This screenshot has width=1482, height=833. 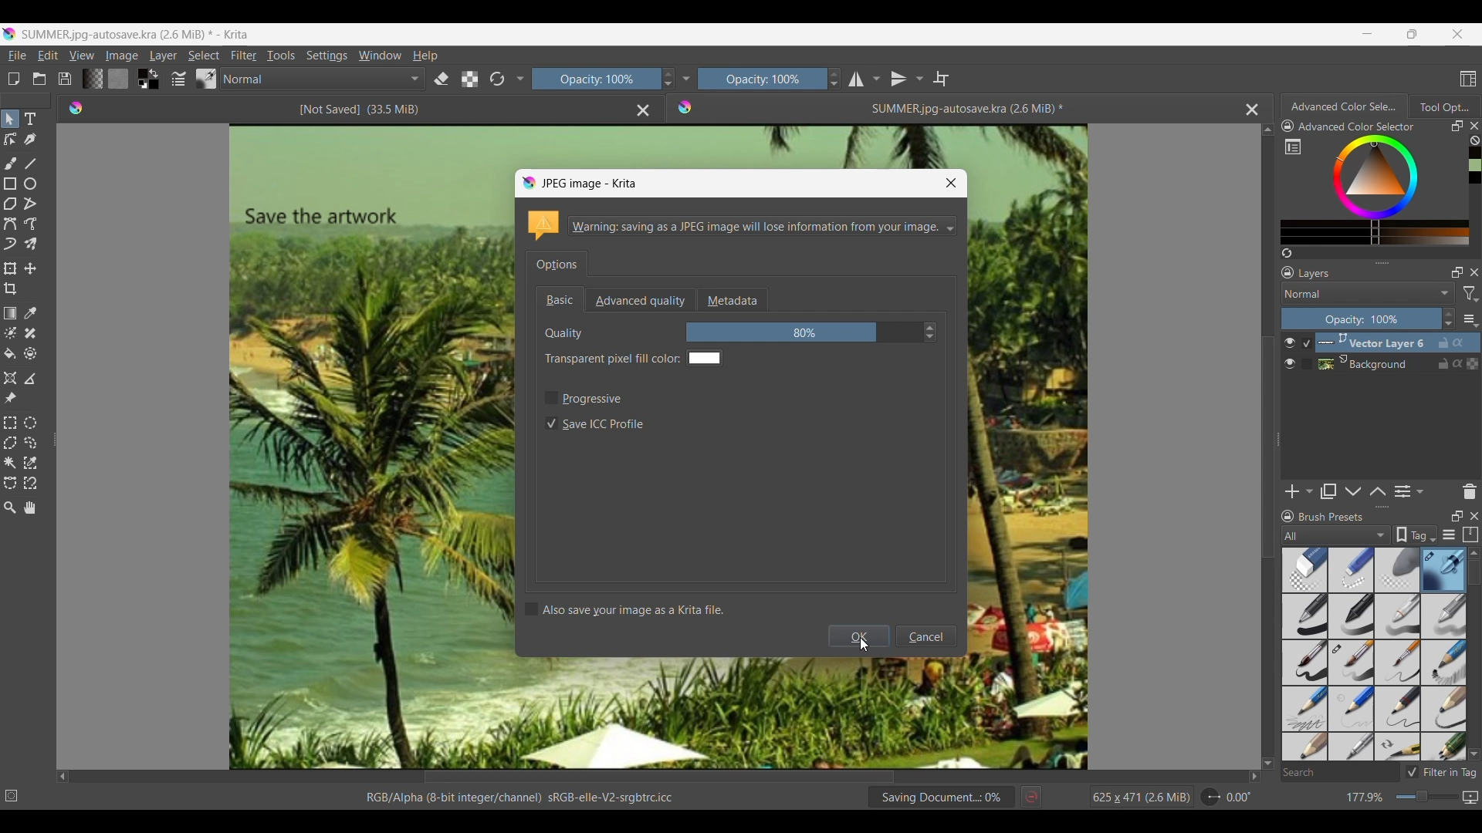 I want to click on Change height of panels attached to this line, so click(x=1356, y=507).